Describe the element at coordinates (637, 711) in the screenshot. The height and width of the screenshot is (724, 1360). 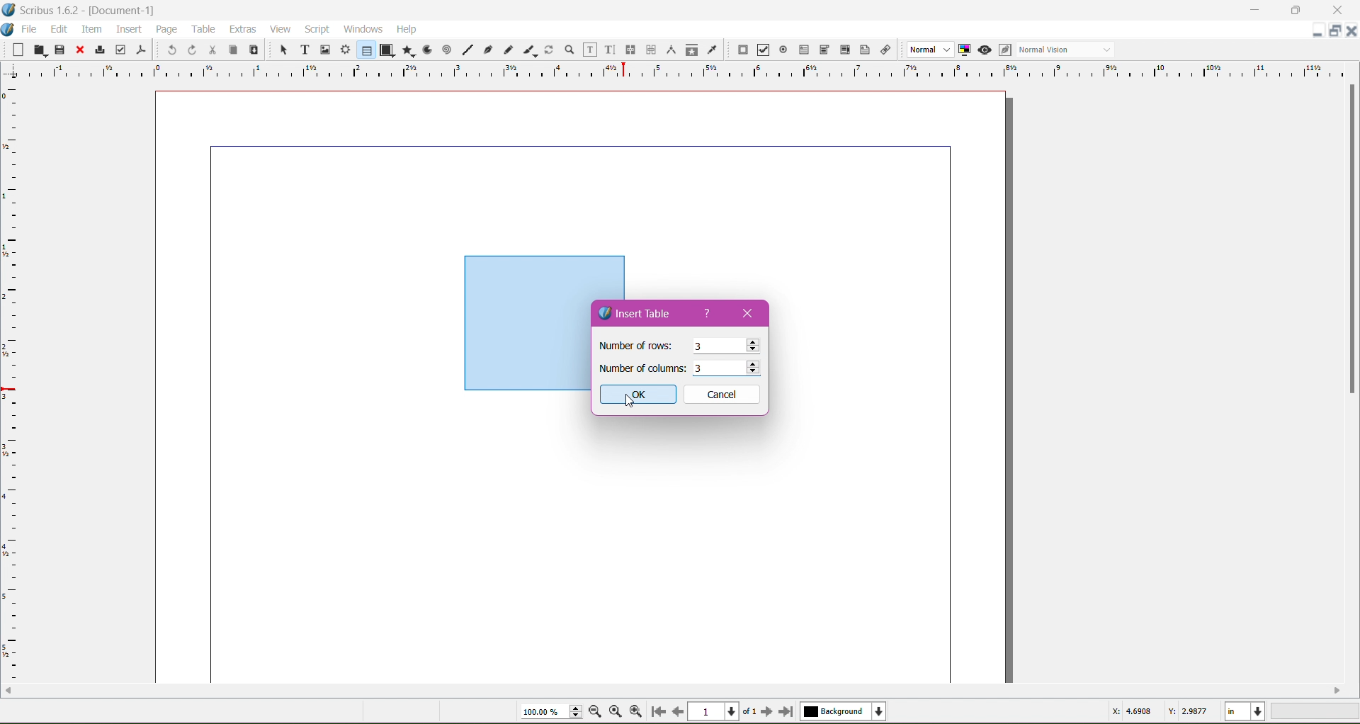
I see `Zoom in` at that location.